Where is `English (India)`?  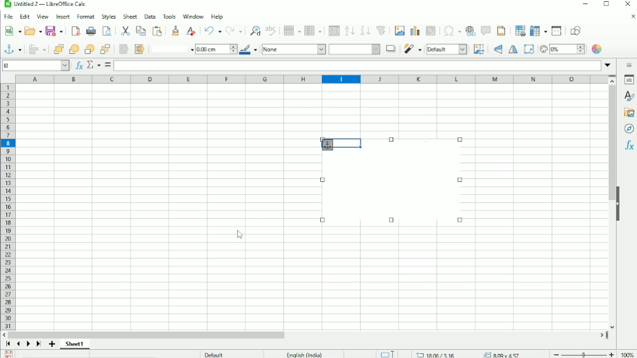
English (India) is located at coordinates (303, 353).